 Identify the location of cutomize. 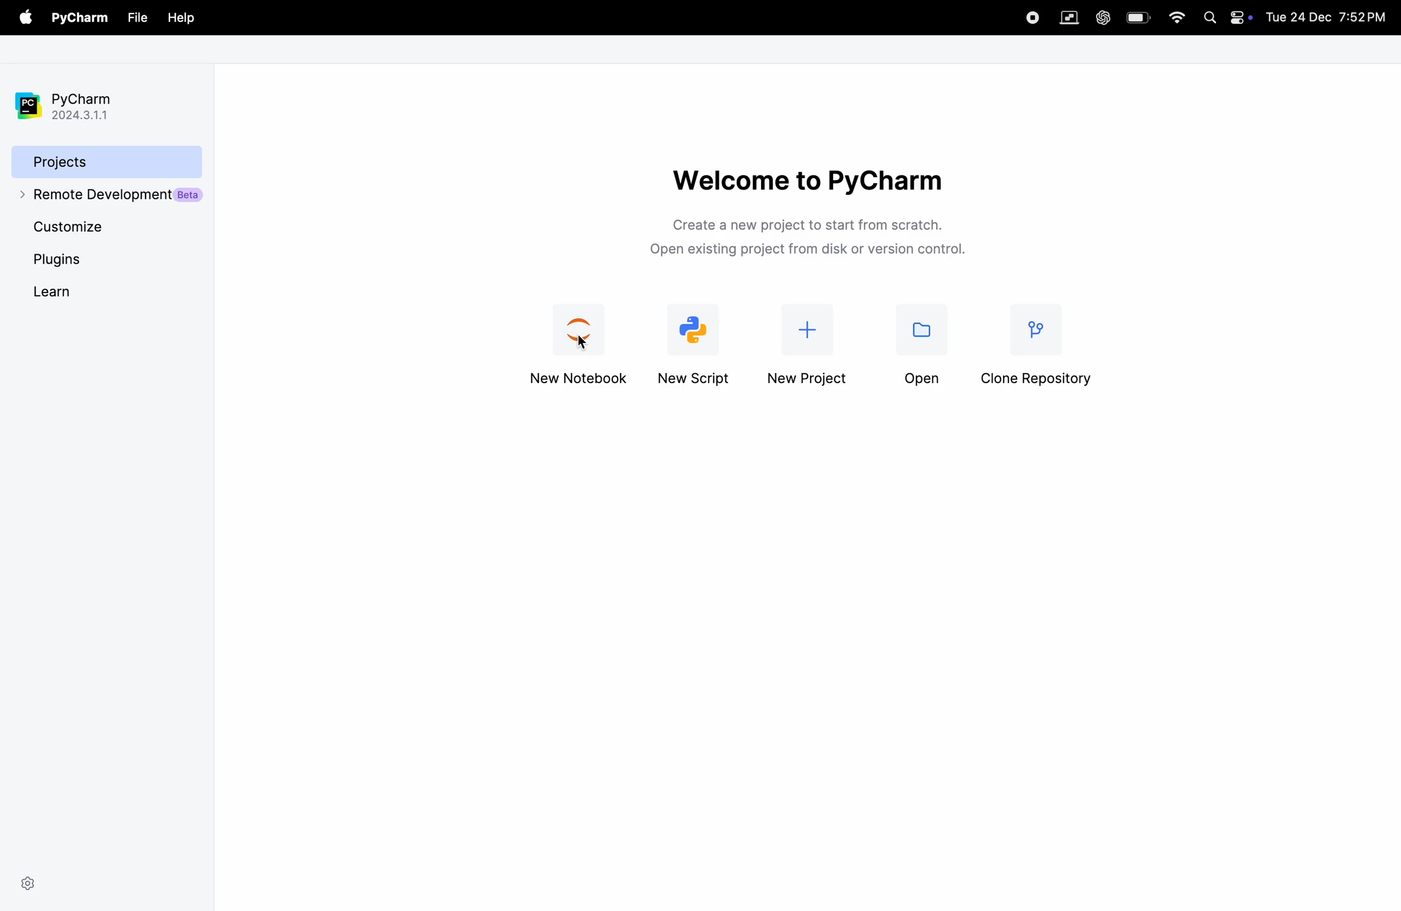
(77, 227).